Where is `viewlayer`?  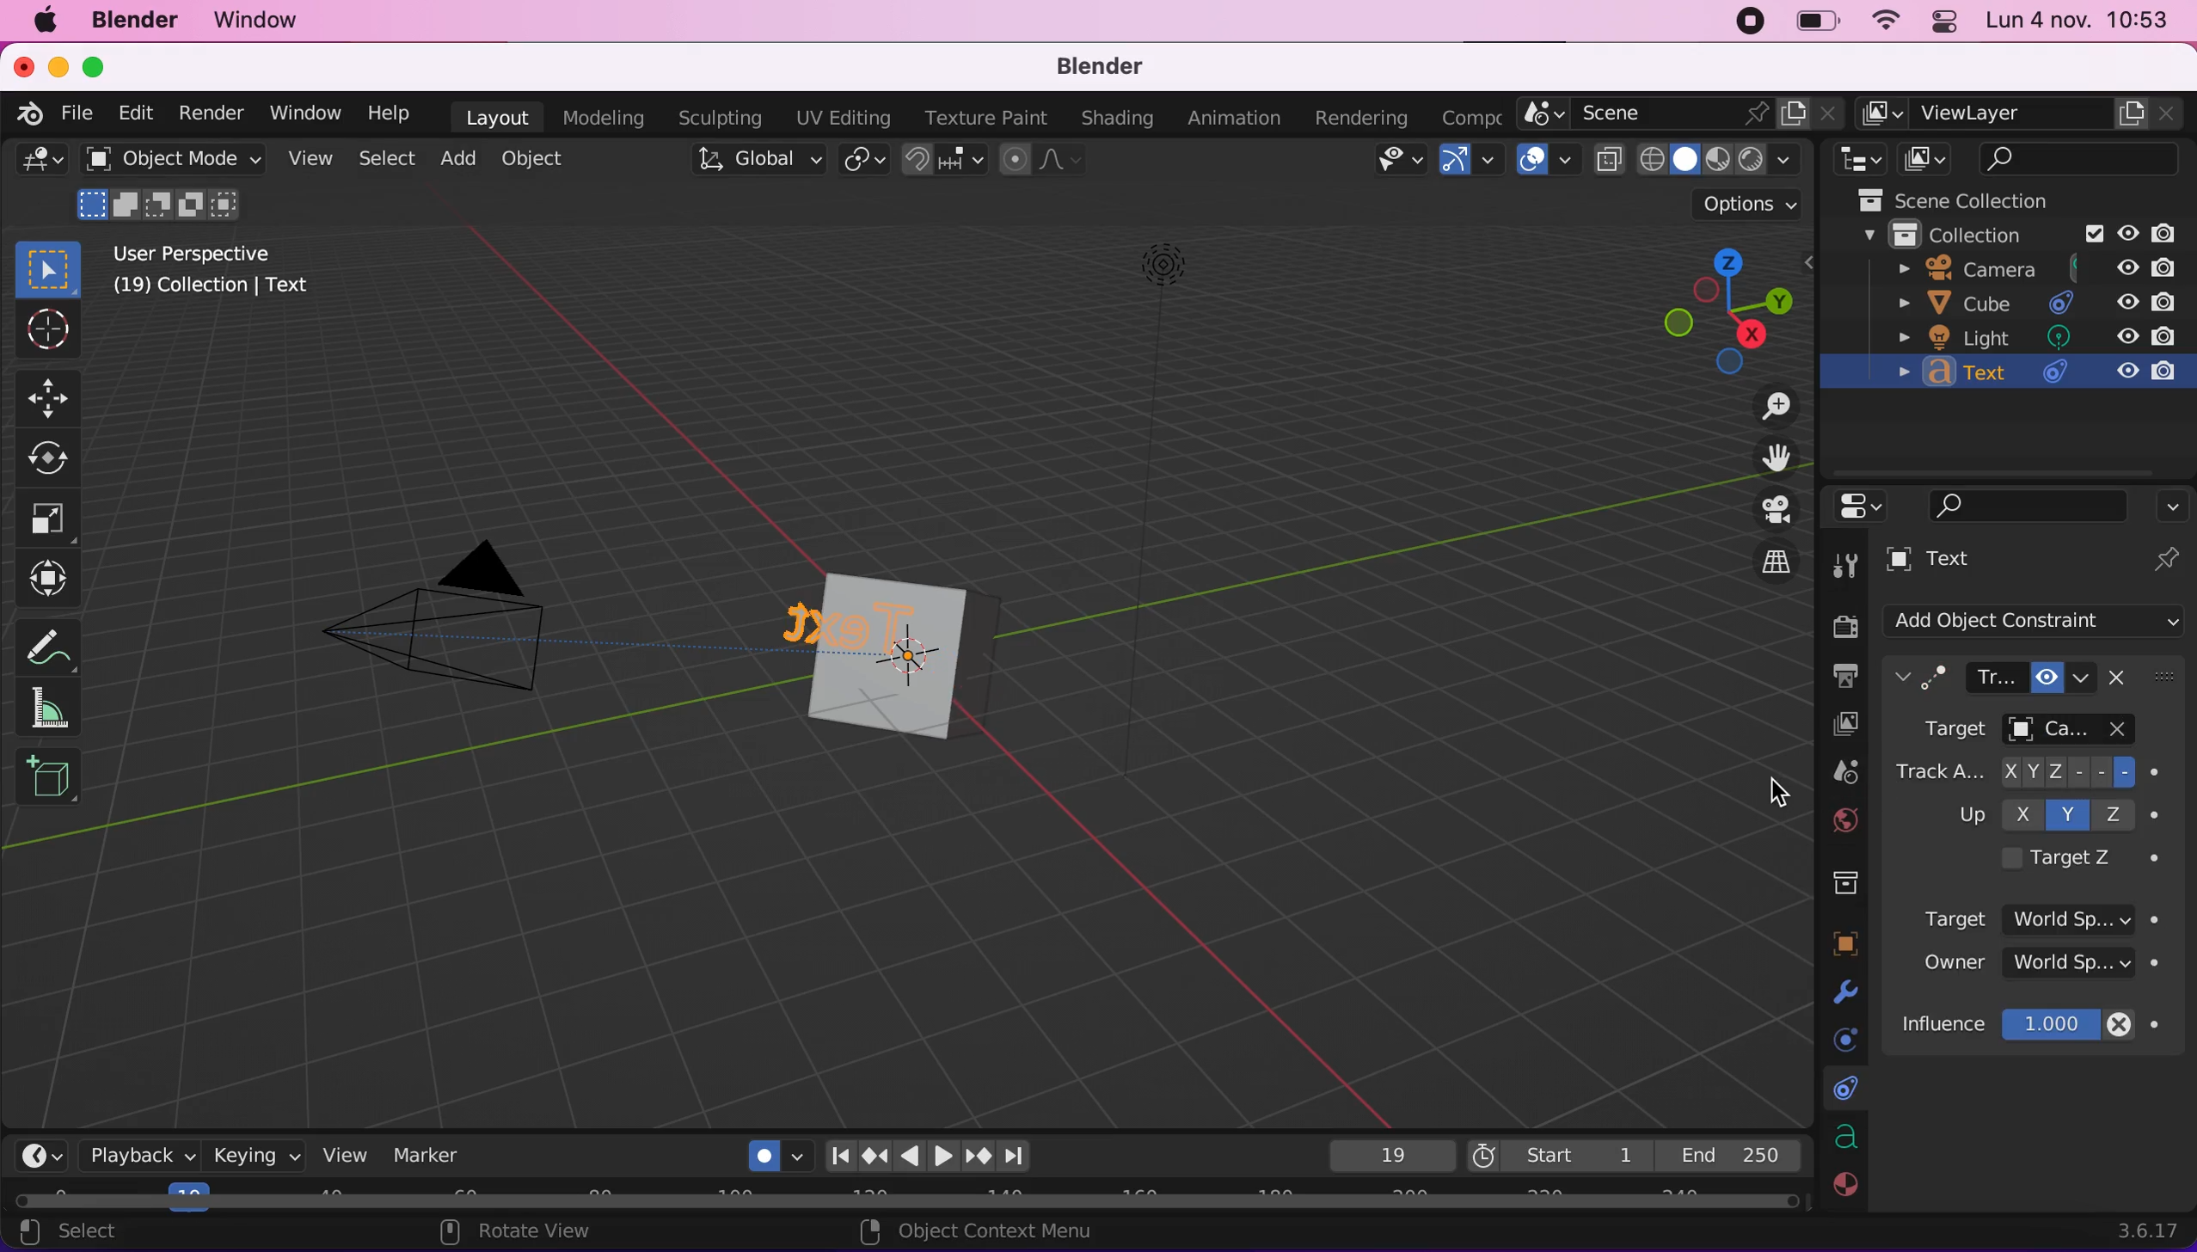
viewlayer is located at coordinates (2018, 114).